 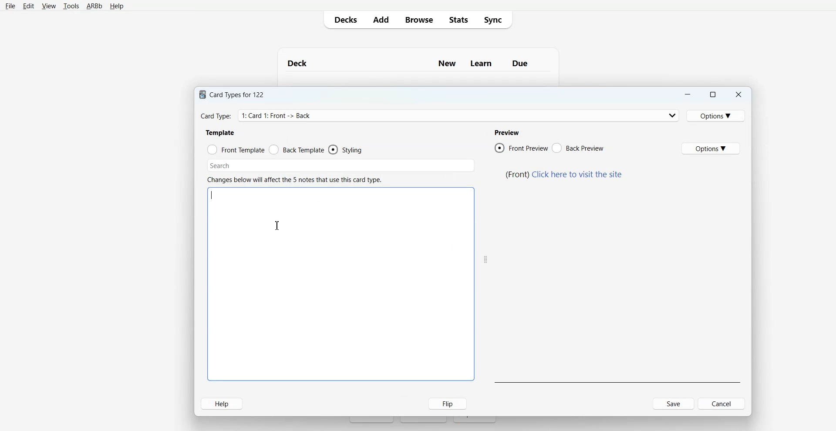 I want to click on Text 1, so click(x=413, y=63).